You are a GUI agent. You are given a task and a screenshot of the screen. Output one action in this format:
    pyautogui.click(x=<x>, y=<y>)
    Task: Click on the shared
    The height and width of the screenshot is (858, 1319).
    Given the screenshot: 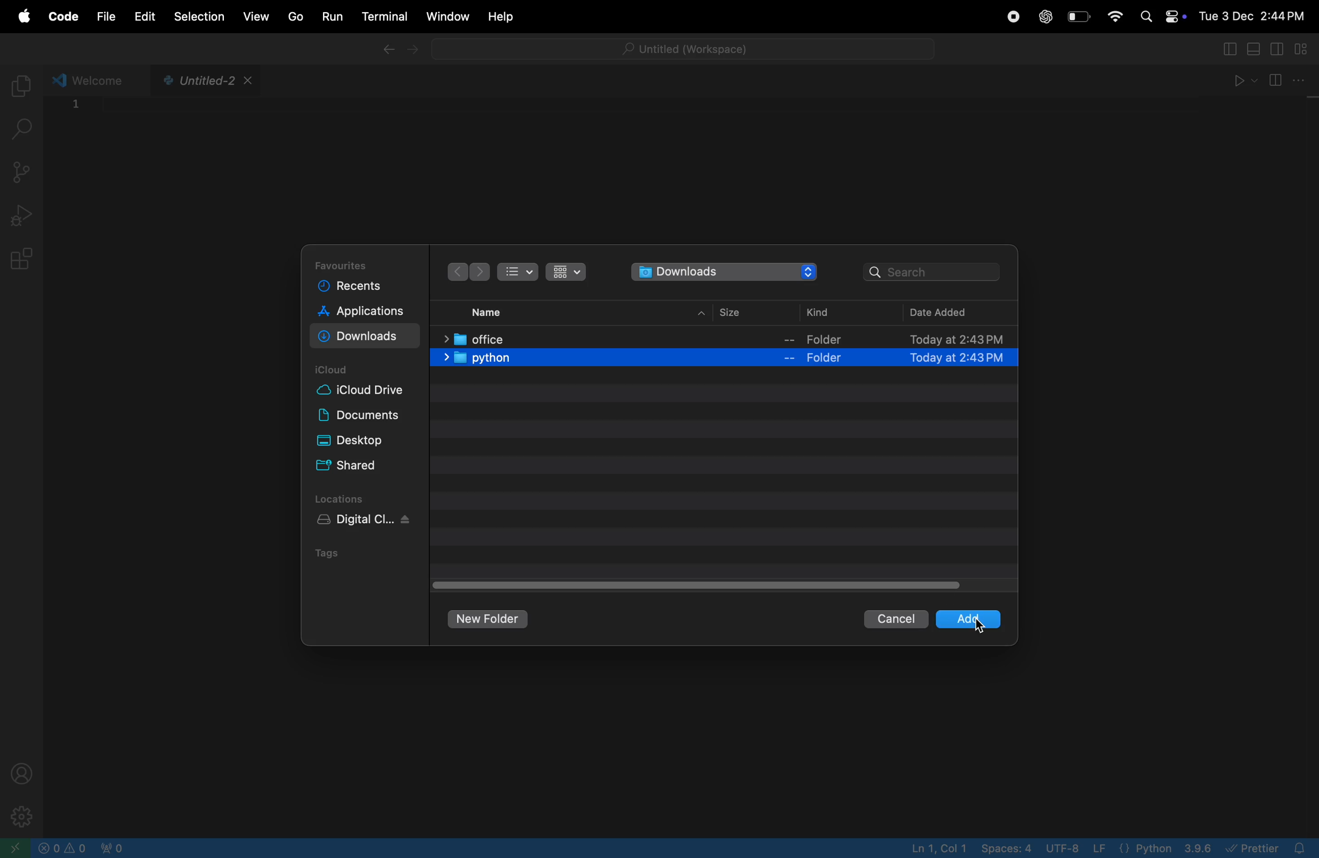 What is the action you would take?
    pyautogui.click(x=360, y=466)
    